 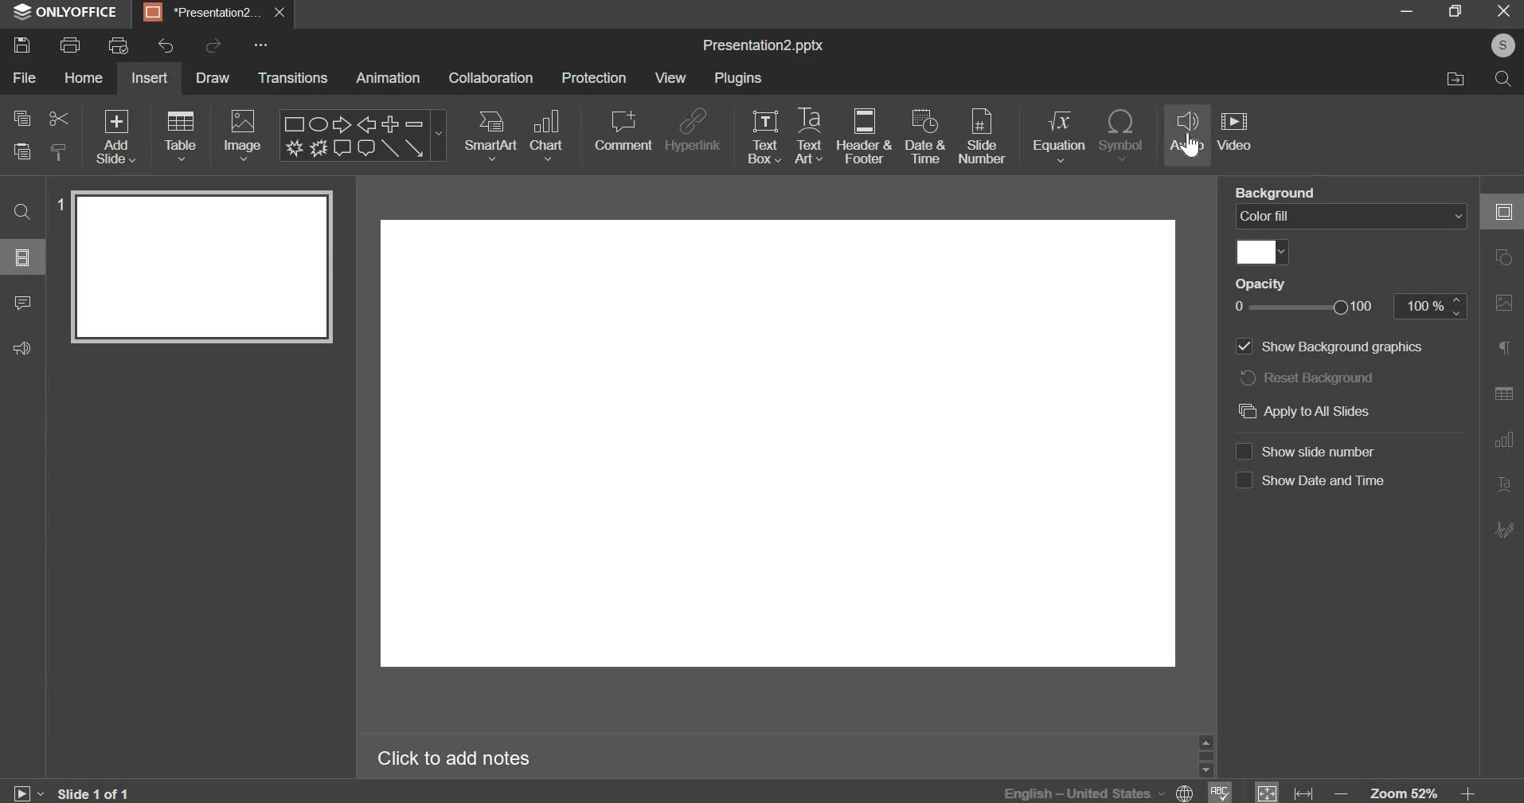 I want to click on scrollbar, so click(x=1206, y=756).